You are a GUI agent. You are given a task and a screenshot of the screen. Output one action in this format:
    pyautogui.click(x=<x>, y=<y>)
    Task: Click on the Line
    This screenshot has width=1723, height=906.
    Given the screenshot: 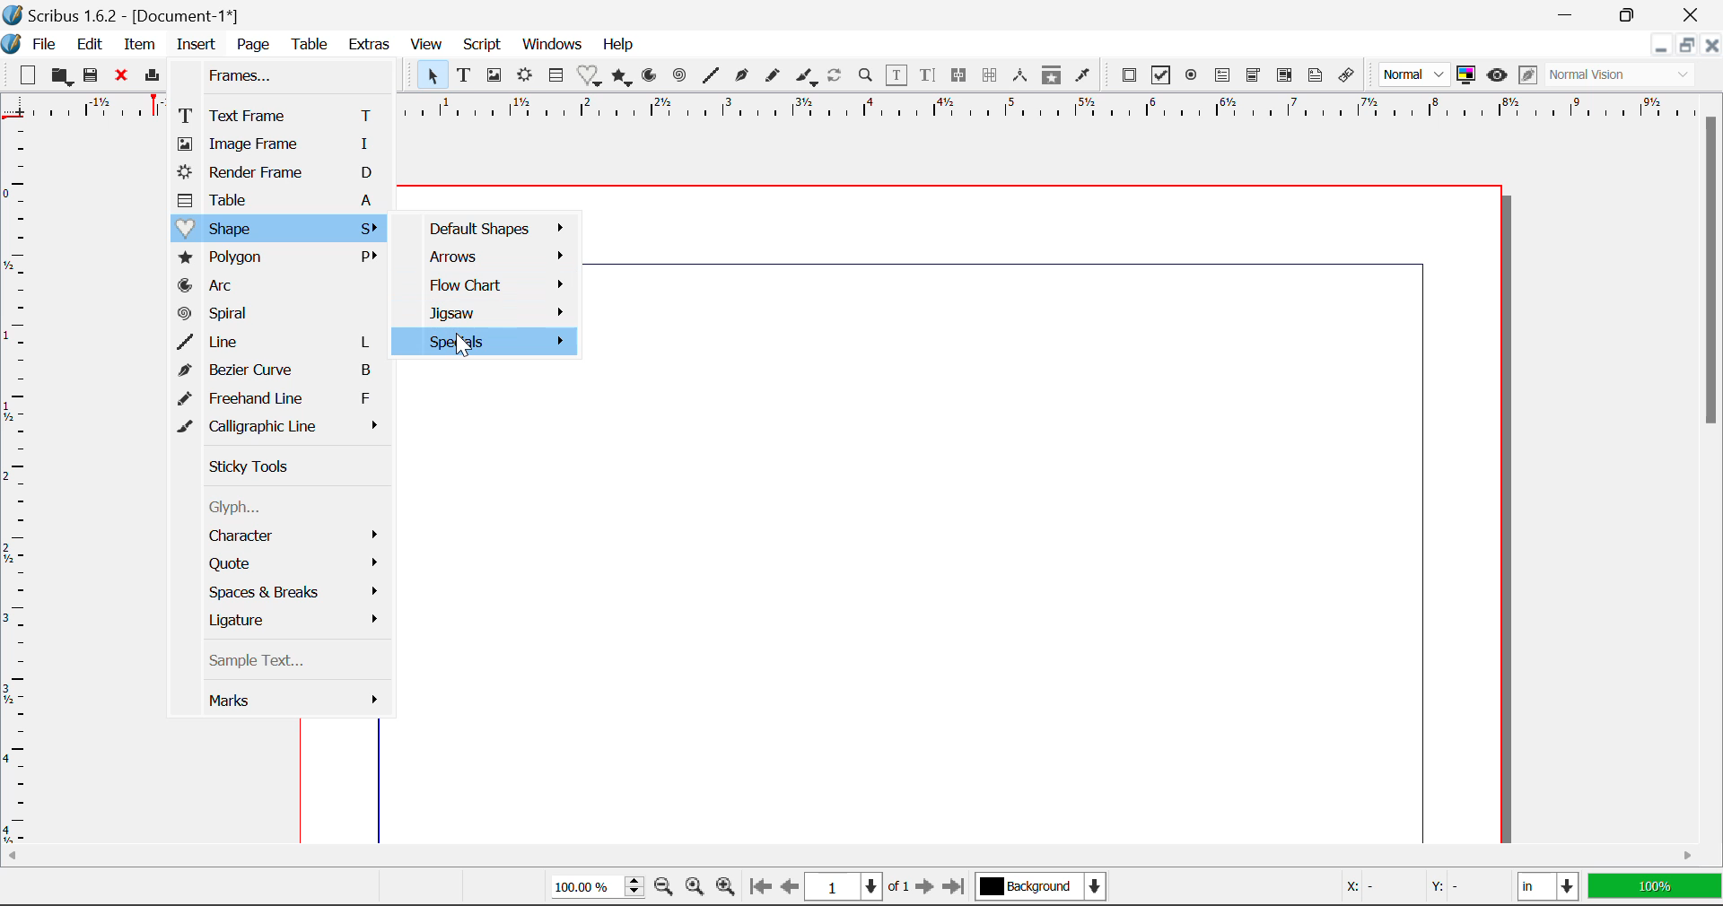 What is the action you would take?
    pyautogui.click(x=713, y=76)
    